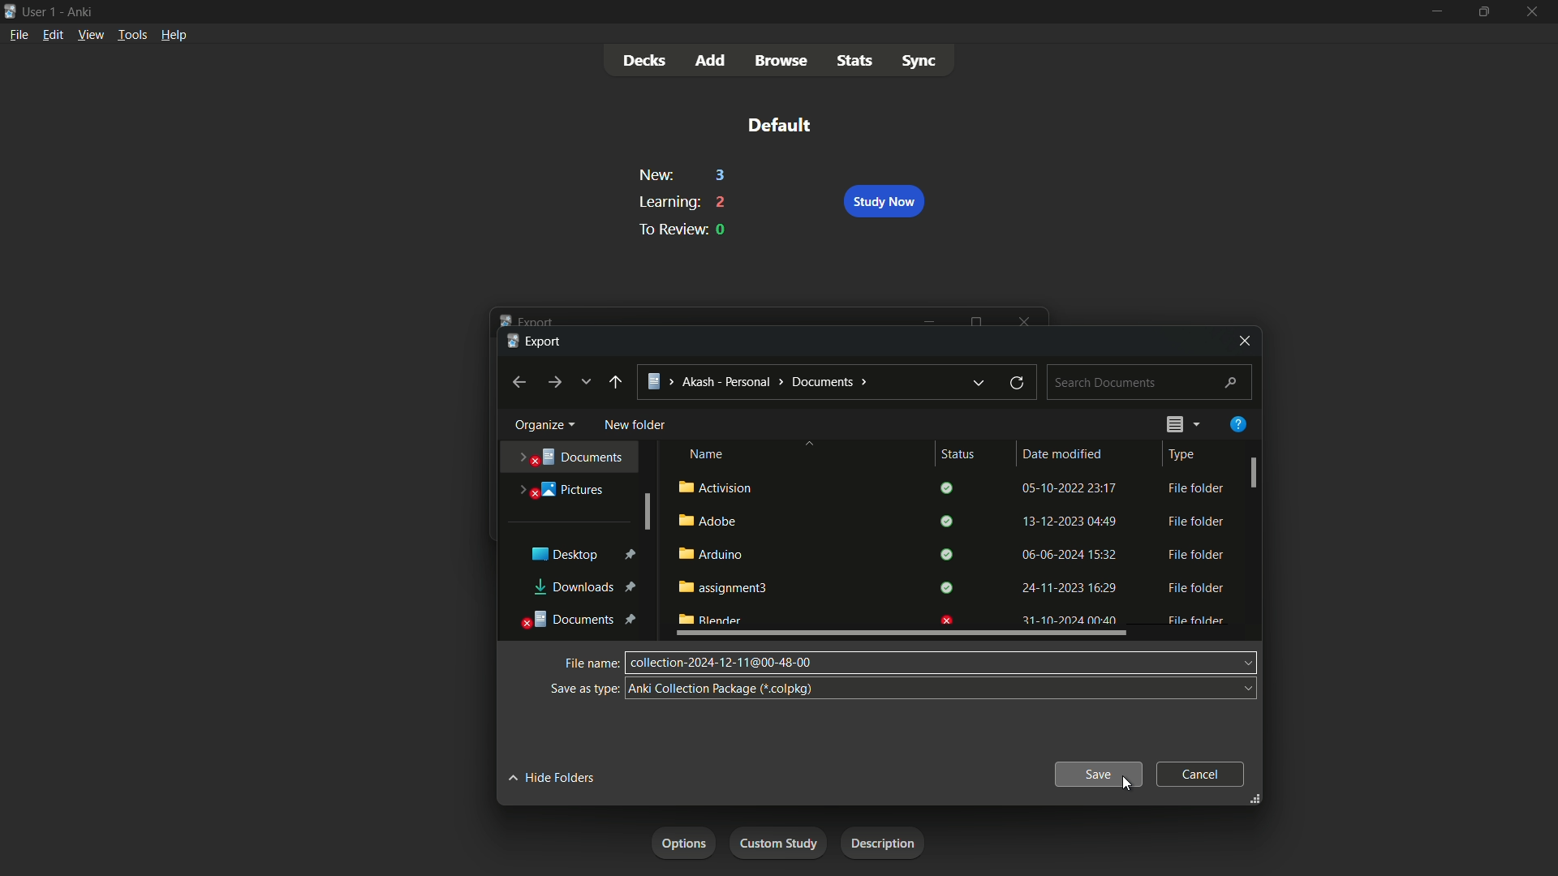 Image resolution: width=1558 pixels, height=876 pixels. What do you see at coordinates (1199, 775) in the screenshot?
I see `cancel` at bounding box center [1199, 775].